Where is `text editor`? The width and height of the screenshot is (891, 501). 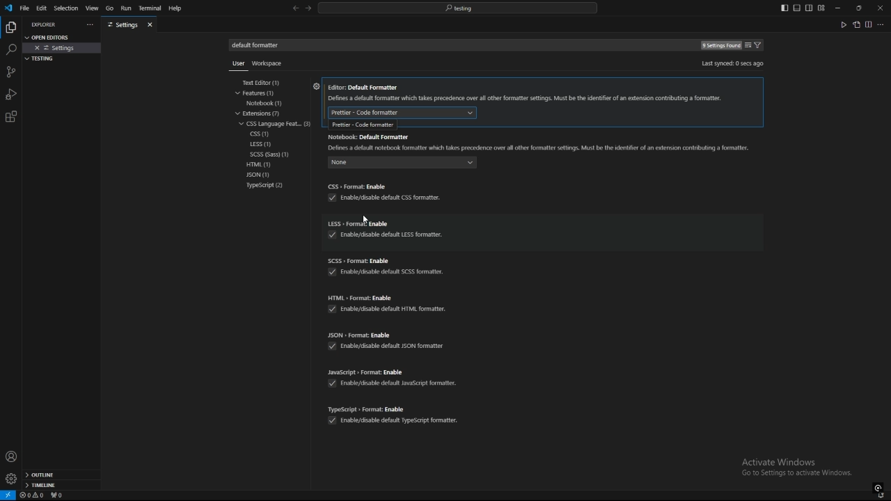
text editor is located at coordinates (267, 83).